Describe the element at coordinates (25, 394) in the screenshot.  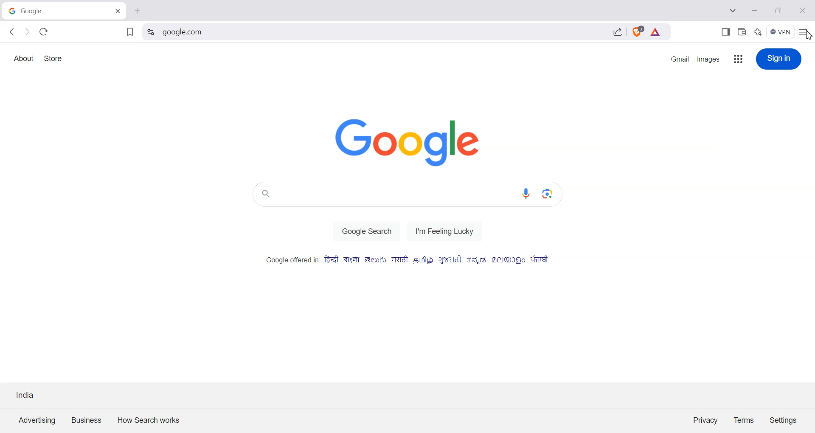
I see `India` at that location.